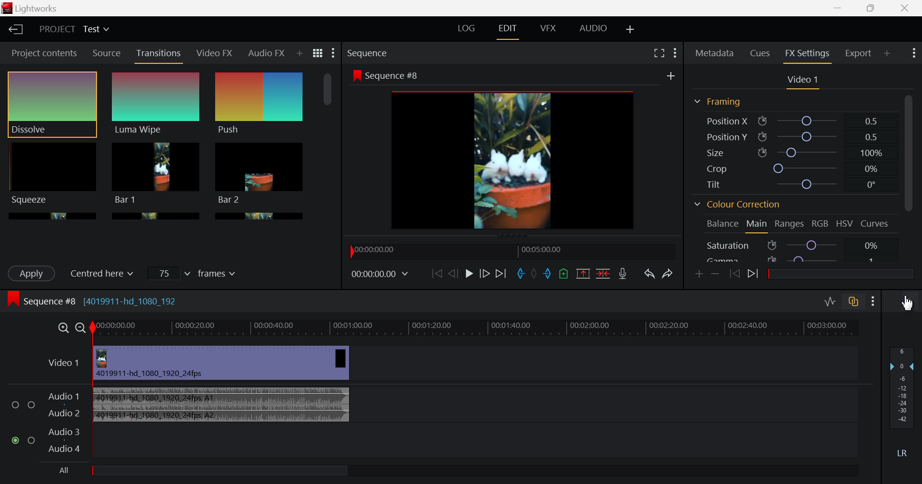  I want to click on Add keyframe, so click(697, 275).